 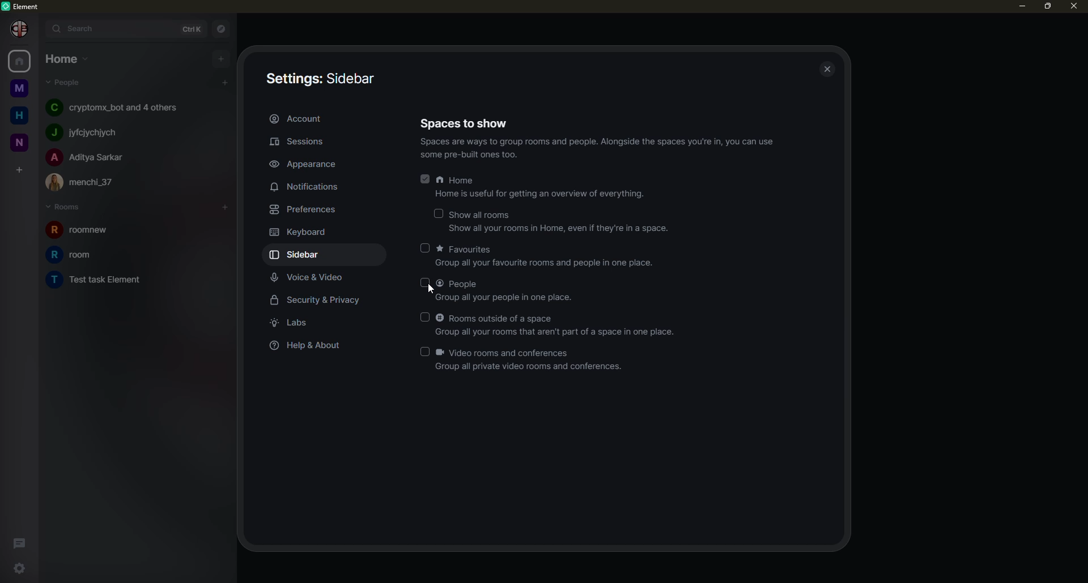 What do you see at coordinates (426, 248) in the screenshot?
I see `click to enable` at bounding box center [426, 248].